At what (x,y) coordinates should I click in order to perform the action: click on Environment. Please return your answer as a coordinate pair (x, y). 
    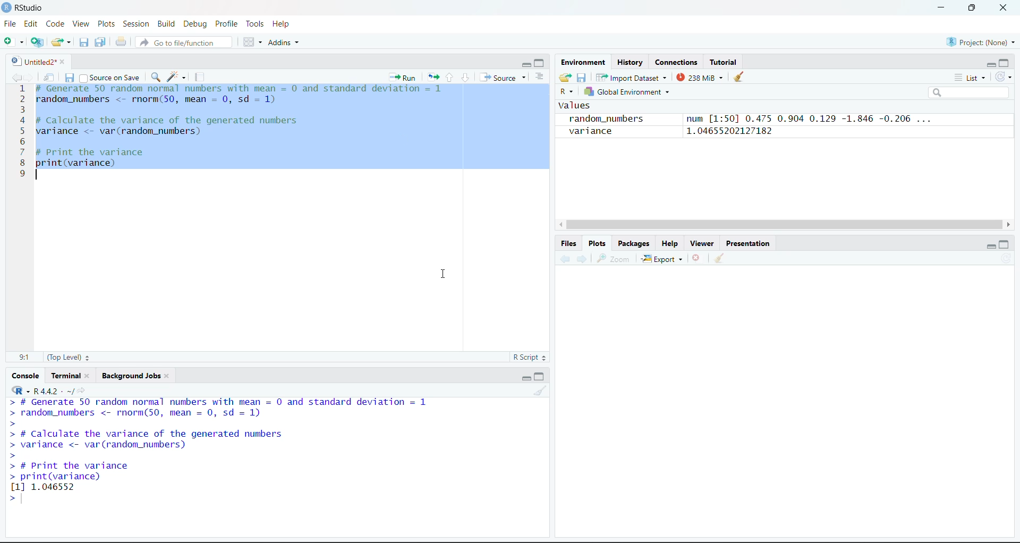
    Looking at the image, I should click on (583, 63).